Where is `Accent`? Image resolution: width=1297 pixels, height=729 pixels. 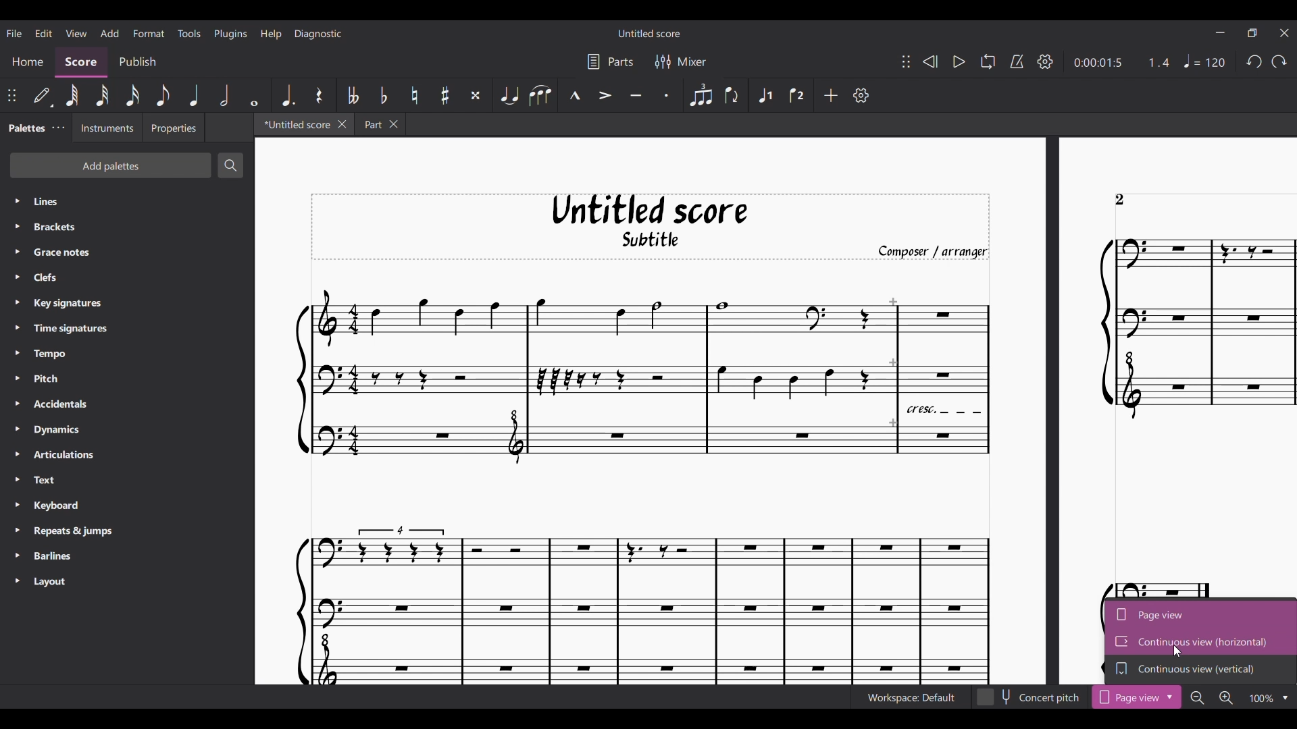
Accent is located at coordinates (604, 95).